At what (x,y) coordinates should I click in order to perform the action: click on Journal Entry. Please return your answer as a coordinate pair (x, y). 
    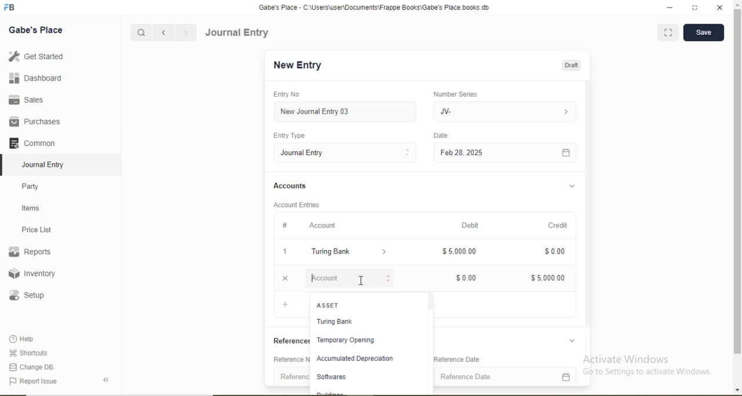
    Looking at the image, I should click on (44, 165).